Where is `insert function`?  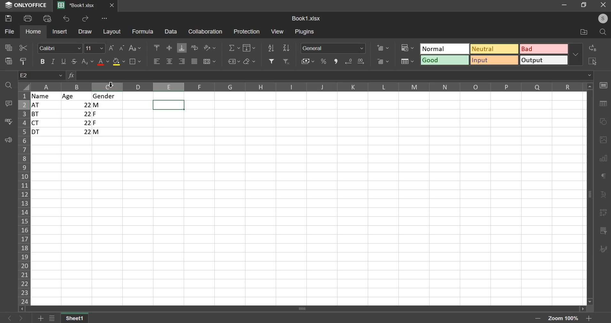
insert function is located at coordinates (330, 76).